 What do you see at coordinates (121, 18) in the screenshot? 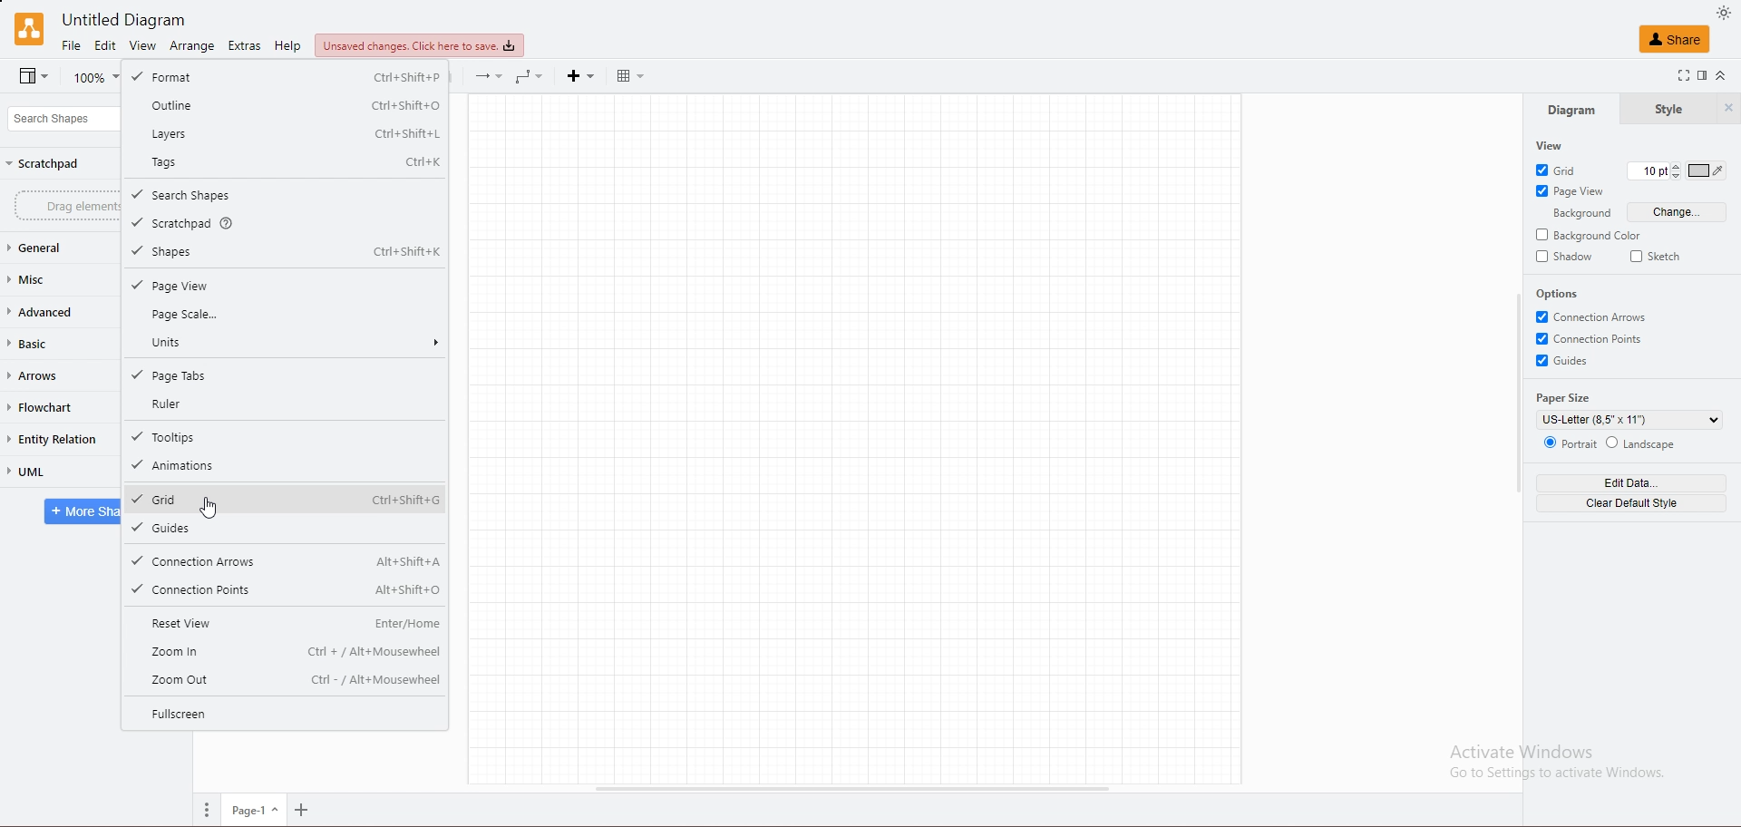
I see `Untitled Diagram` at bounding box center [121, 18].